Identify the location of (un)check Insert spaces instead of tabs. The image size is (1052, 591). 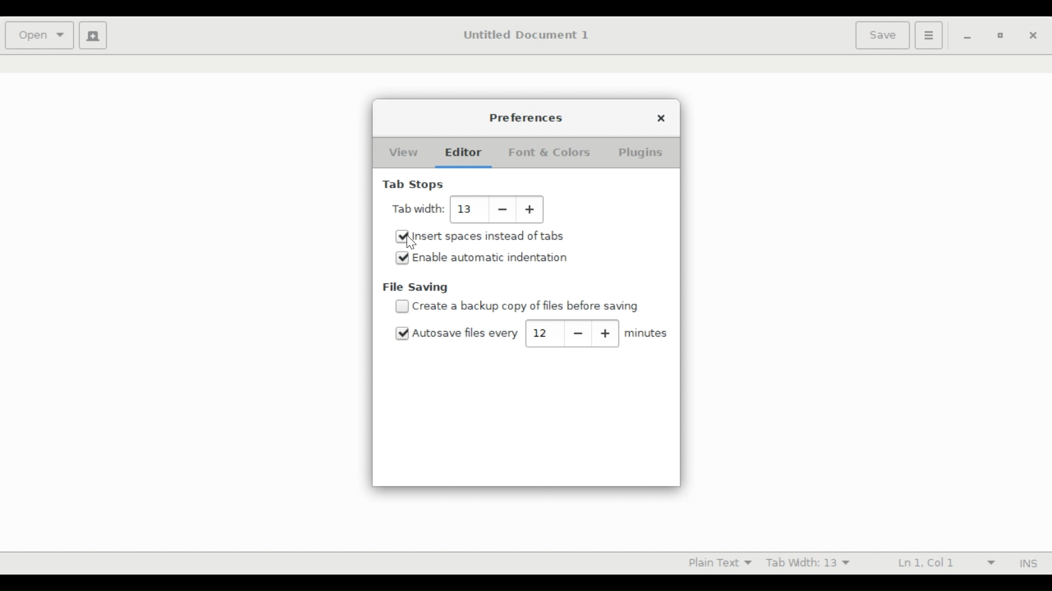
(489, 236).